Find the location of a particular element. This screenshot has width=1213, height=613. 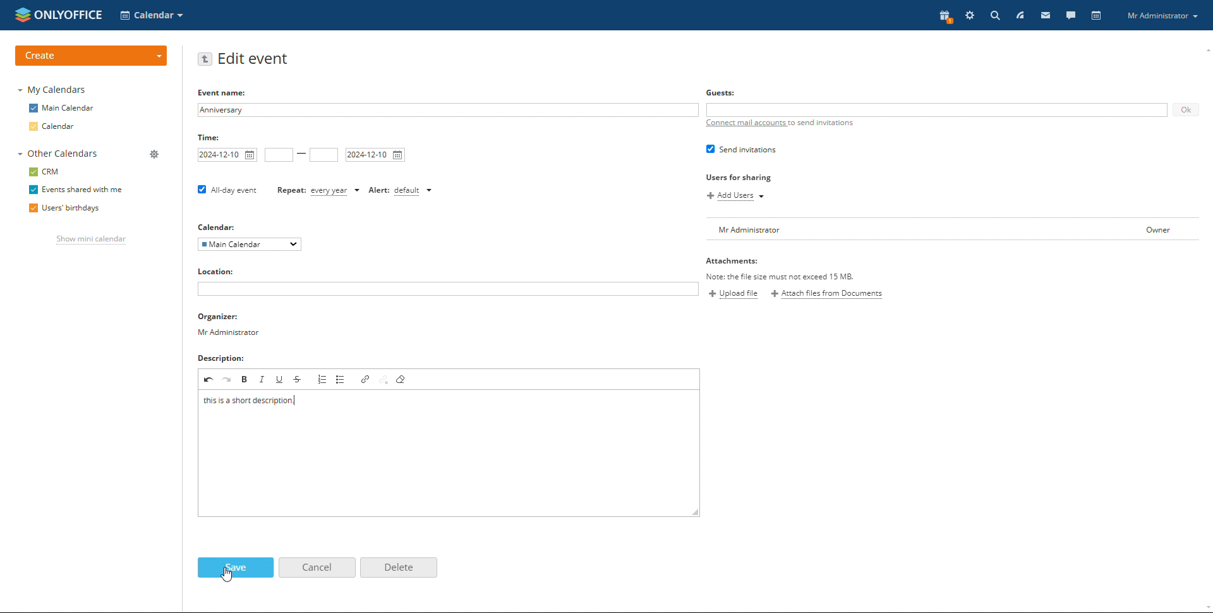

main calendar is located at coordinates (61, 109).